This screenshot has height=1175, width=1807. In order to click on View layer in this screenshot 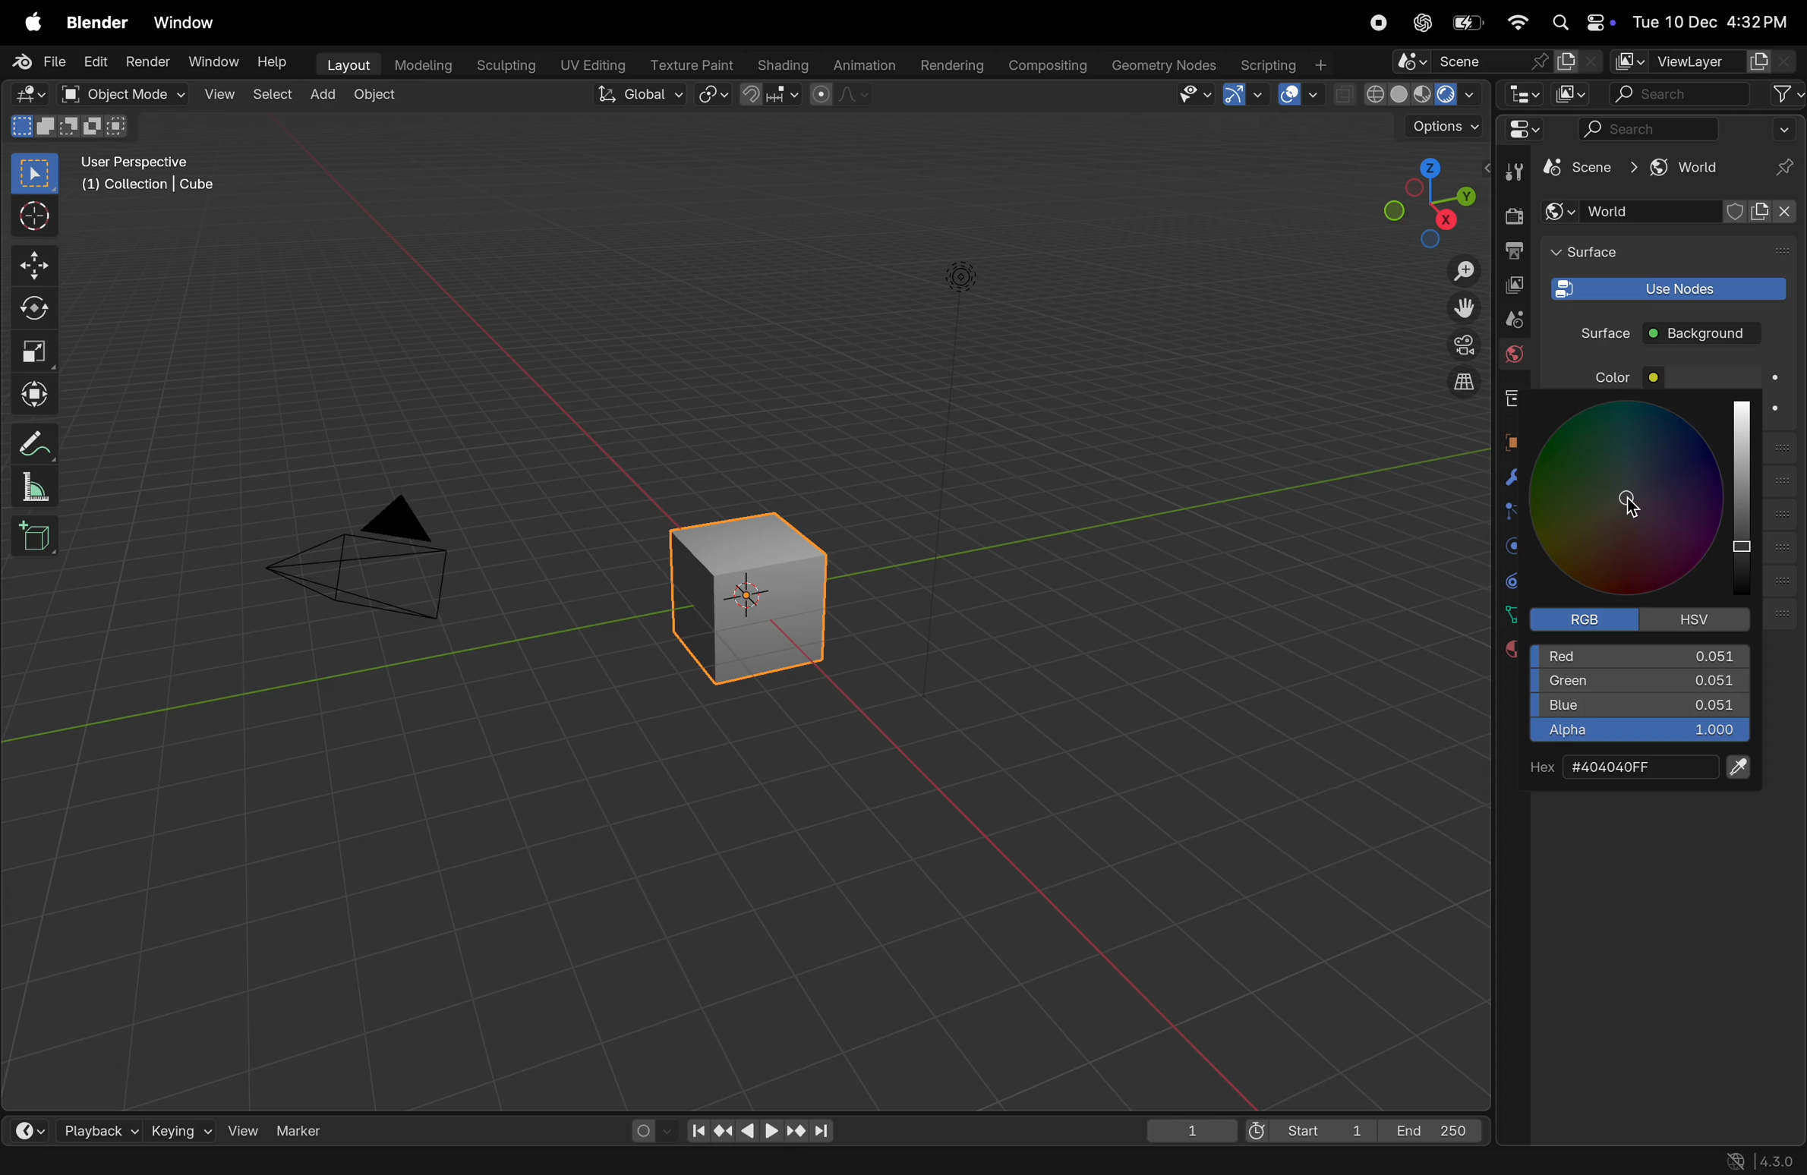, I will do `click(1702, 61)`.